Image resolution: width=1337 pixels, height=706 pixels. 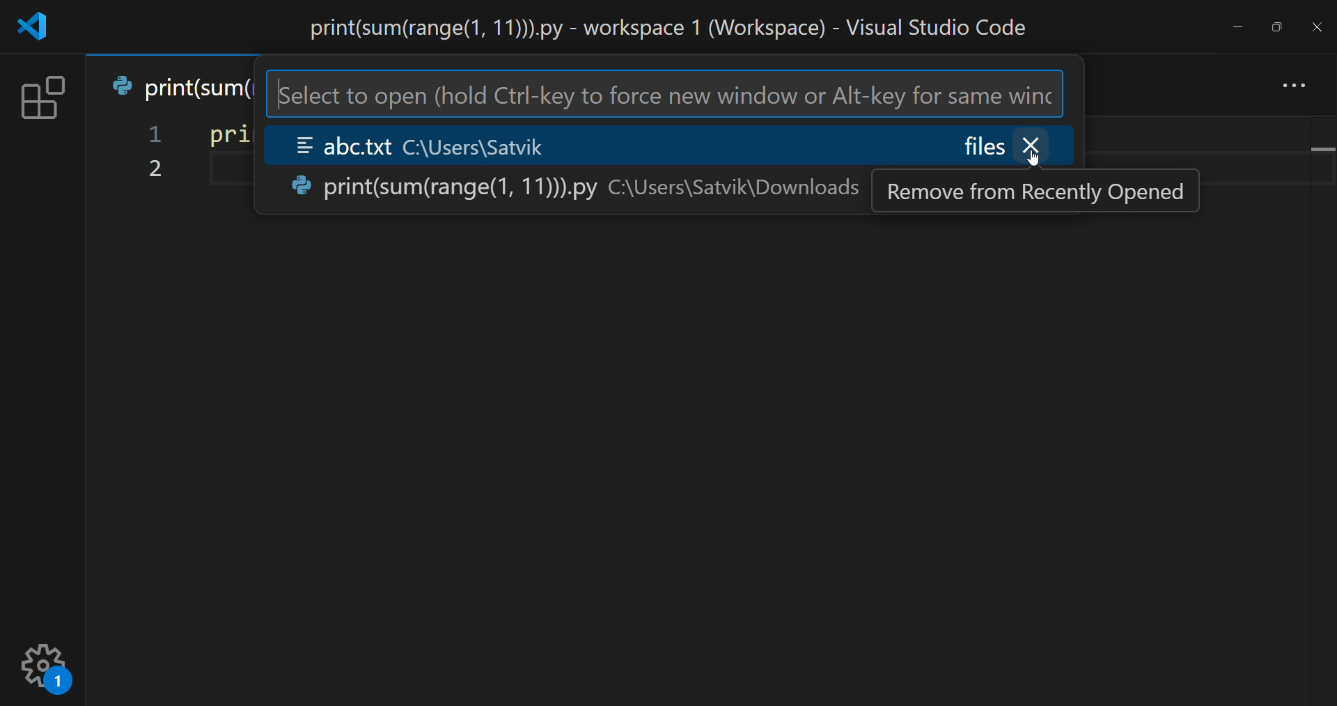 What do you see at coordinates (224, 134) in the screenshot?
I see `code` at bounding box center [224, 134].